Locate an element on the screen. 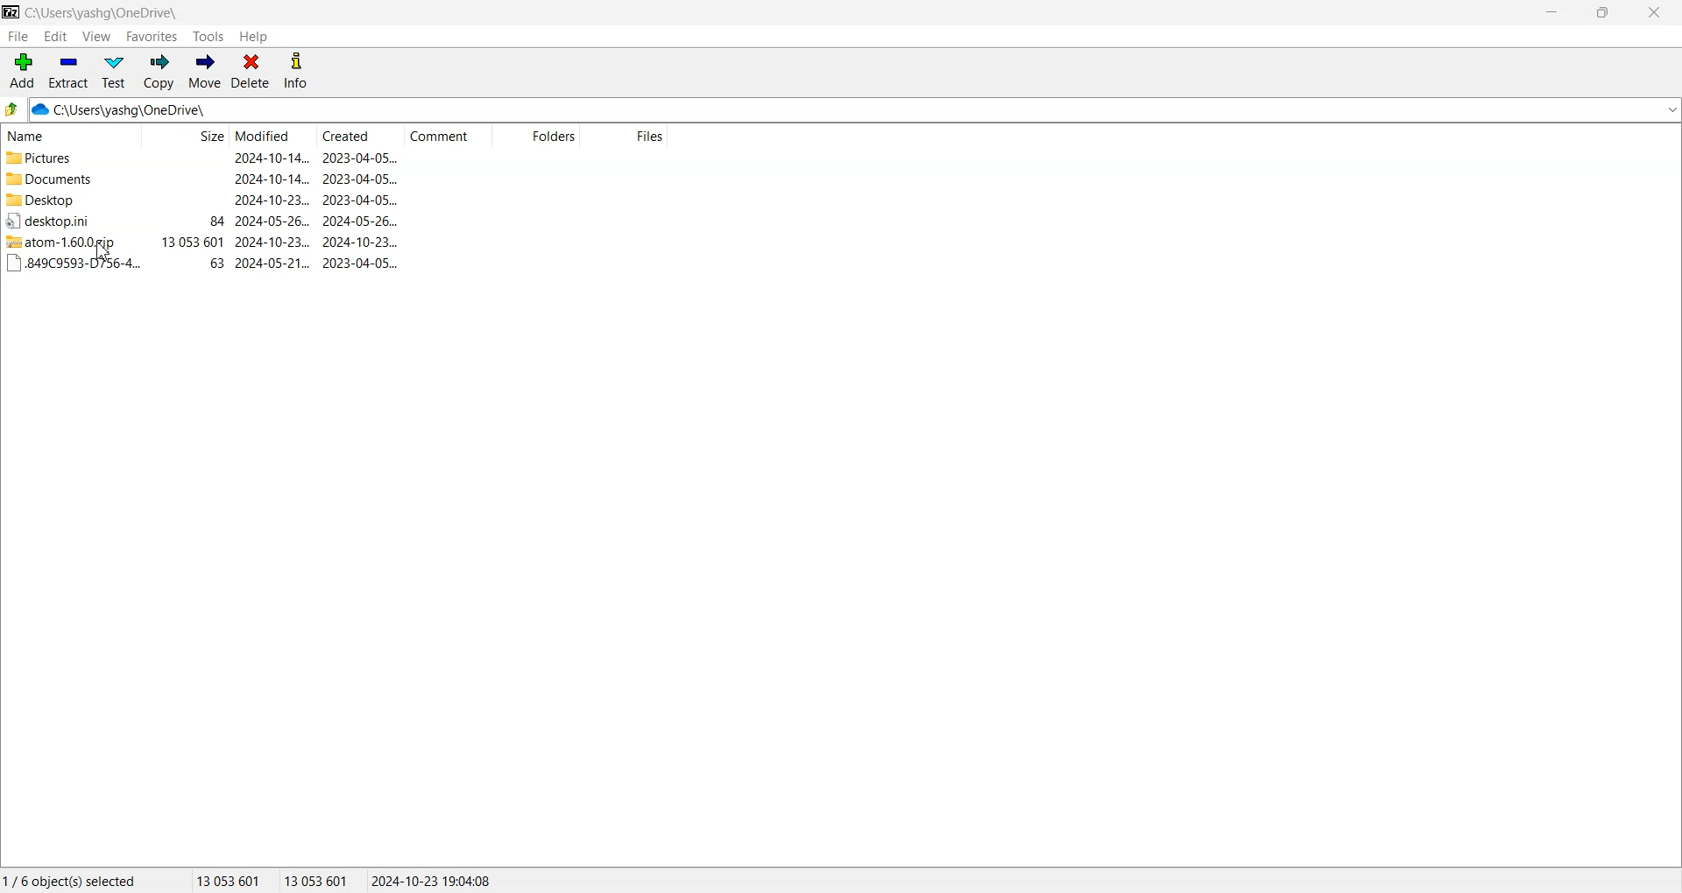 Image resolution: width=1682 pixels, height=893 pixels. 2024-10-14 is located at coordinates (271, 158).